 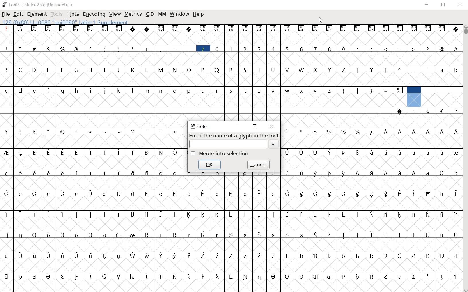 I want to click on Symbol, so click(x=49, y=28).